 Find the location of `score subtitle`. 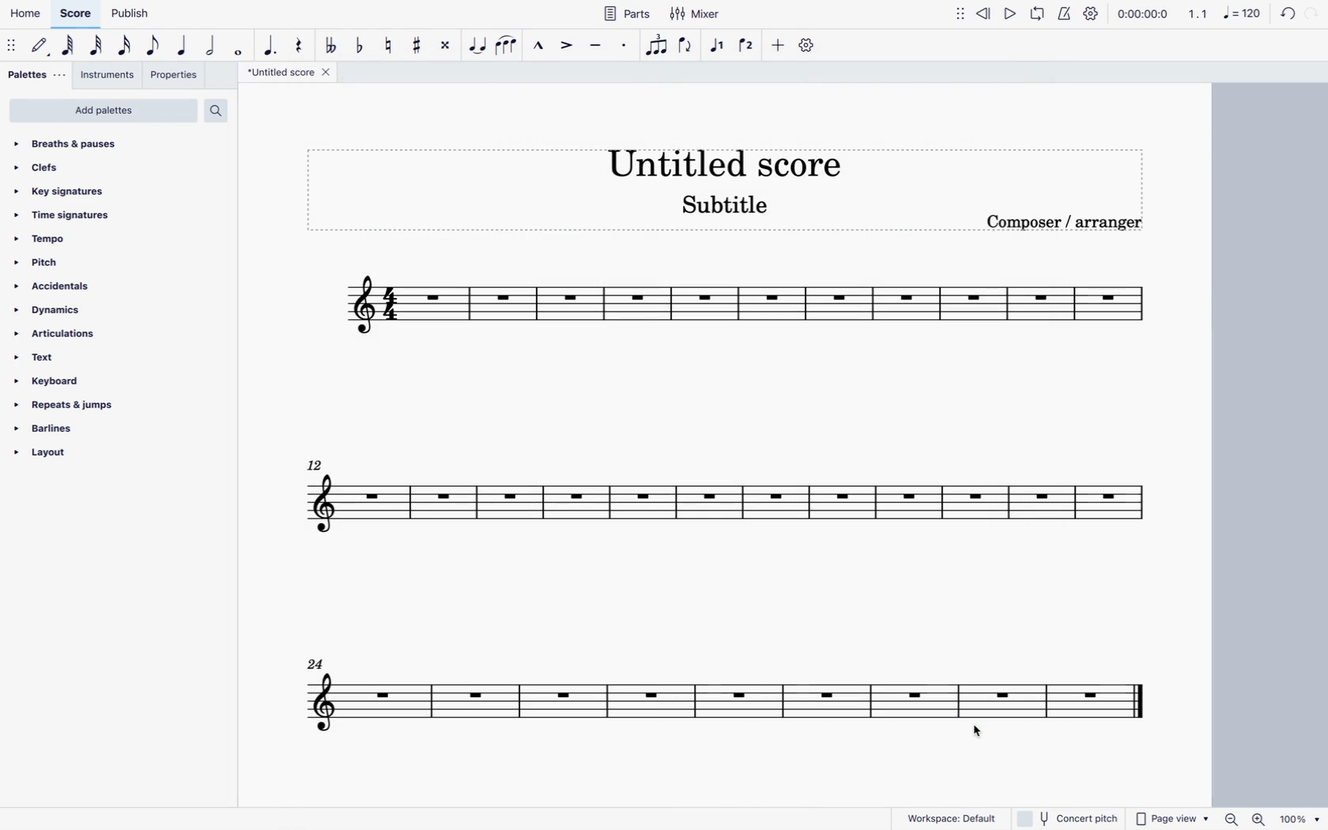

score subtitle is located at coordinates (731, 209).